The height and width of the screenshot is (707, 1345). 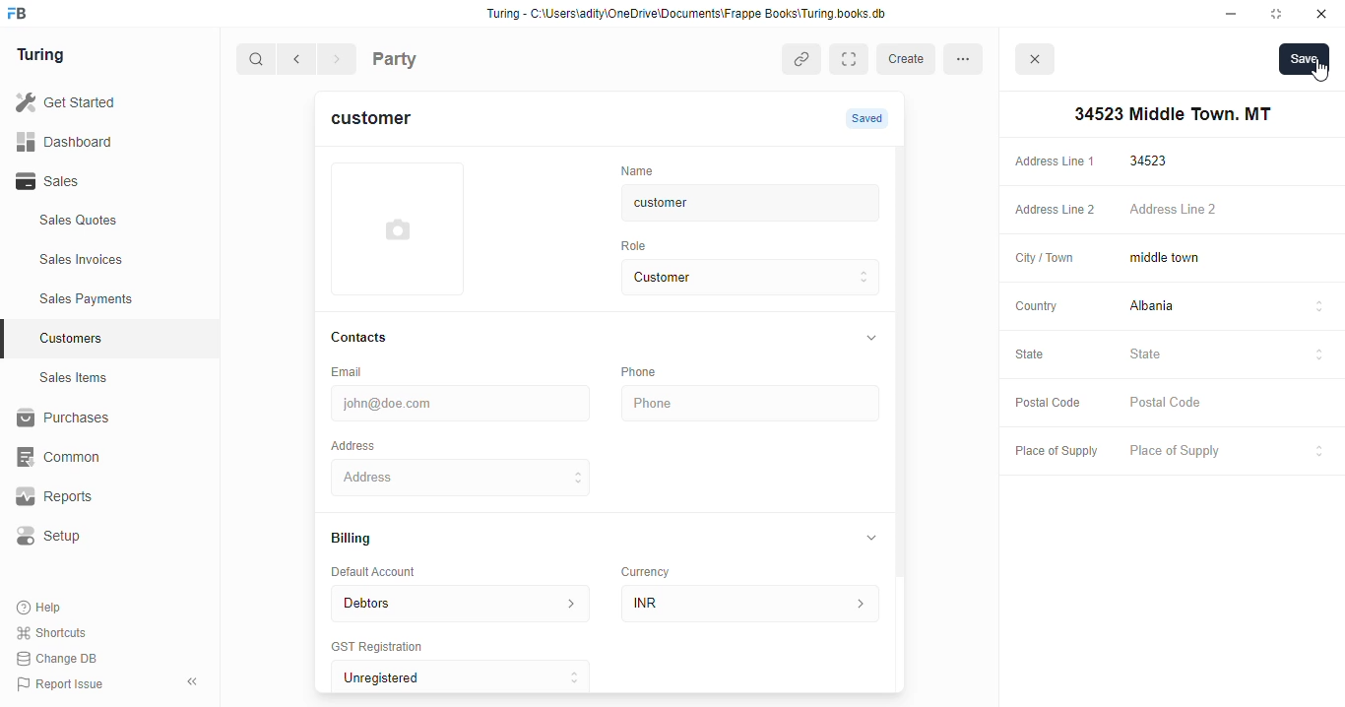 What do you see at coordinates (435, 57) in the screenshot?
I see `Party` at bounding box center [435, 57].